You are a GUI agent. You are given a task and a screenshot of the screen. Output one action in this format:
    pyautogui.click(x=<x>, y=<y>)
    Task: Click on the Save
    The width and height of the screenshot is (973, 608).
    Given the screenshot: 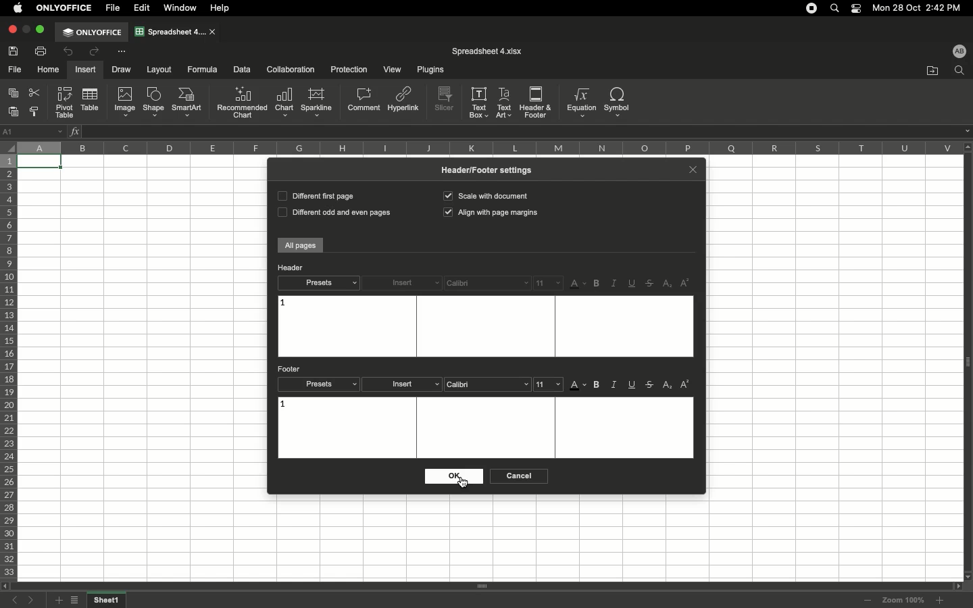 What is the action you would take?
    pyautogui.click(x=16, y=51)
    